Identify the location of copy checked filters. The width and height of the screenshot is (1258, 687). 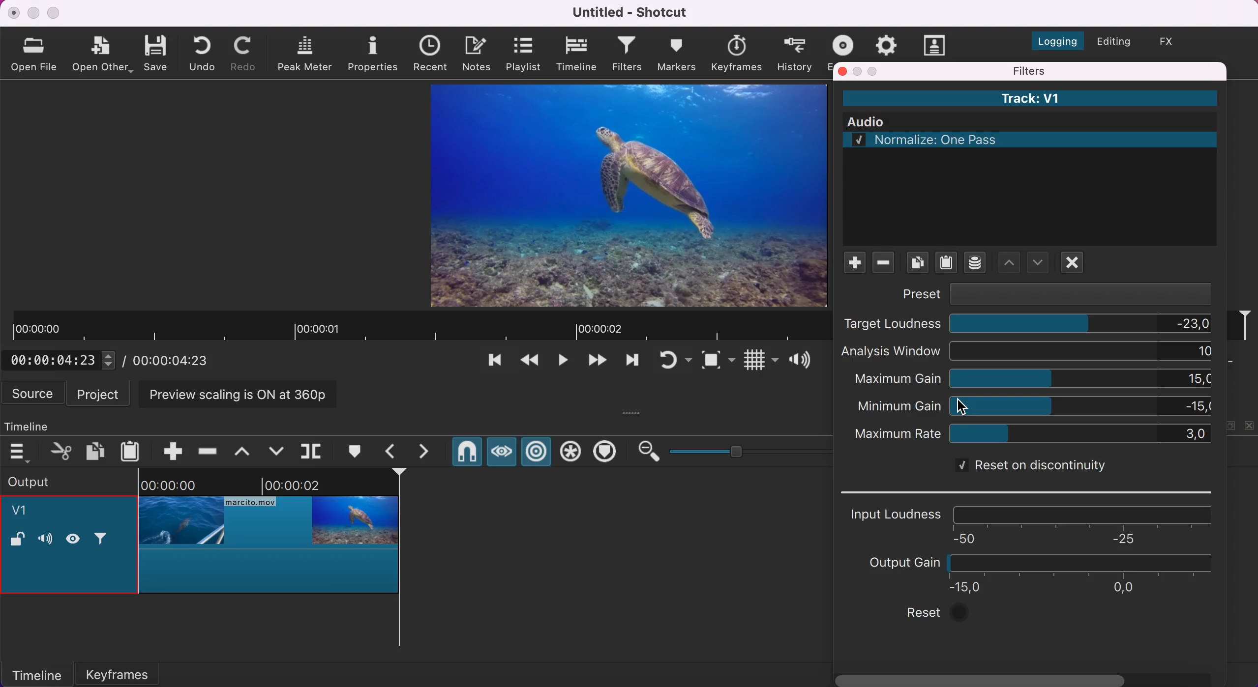
(918, 264).